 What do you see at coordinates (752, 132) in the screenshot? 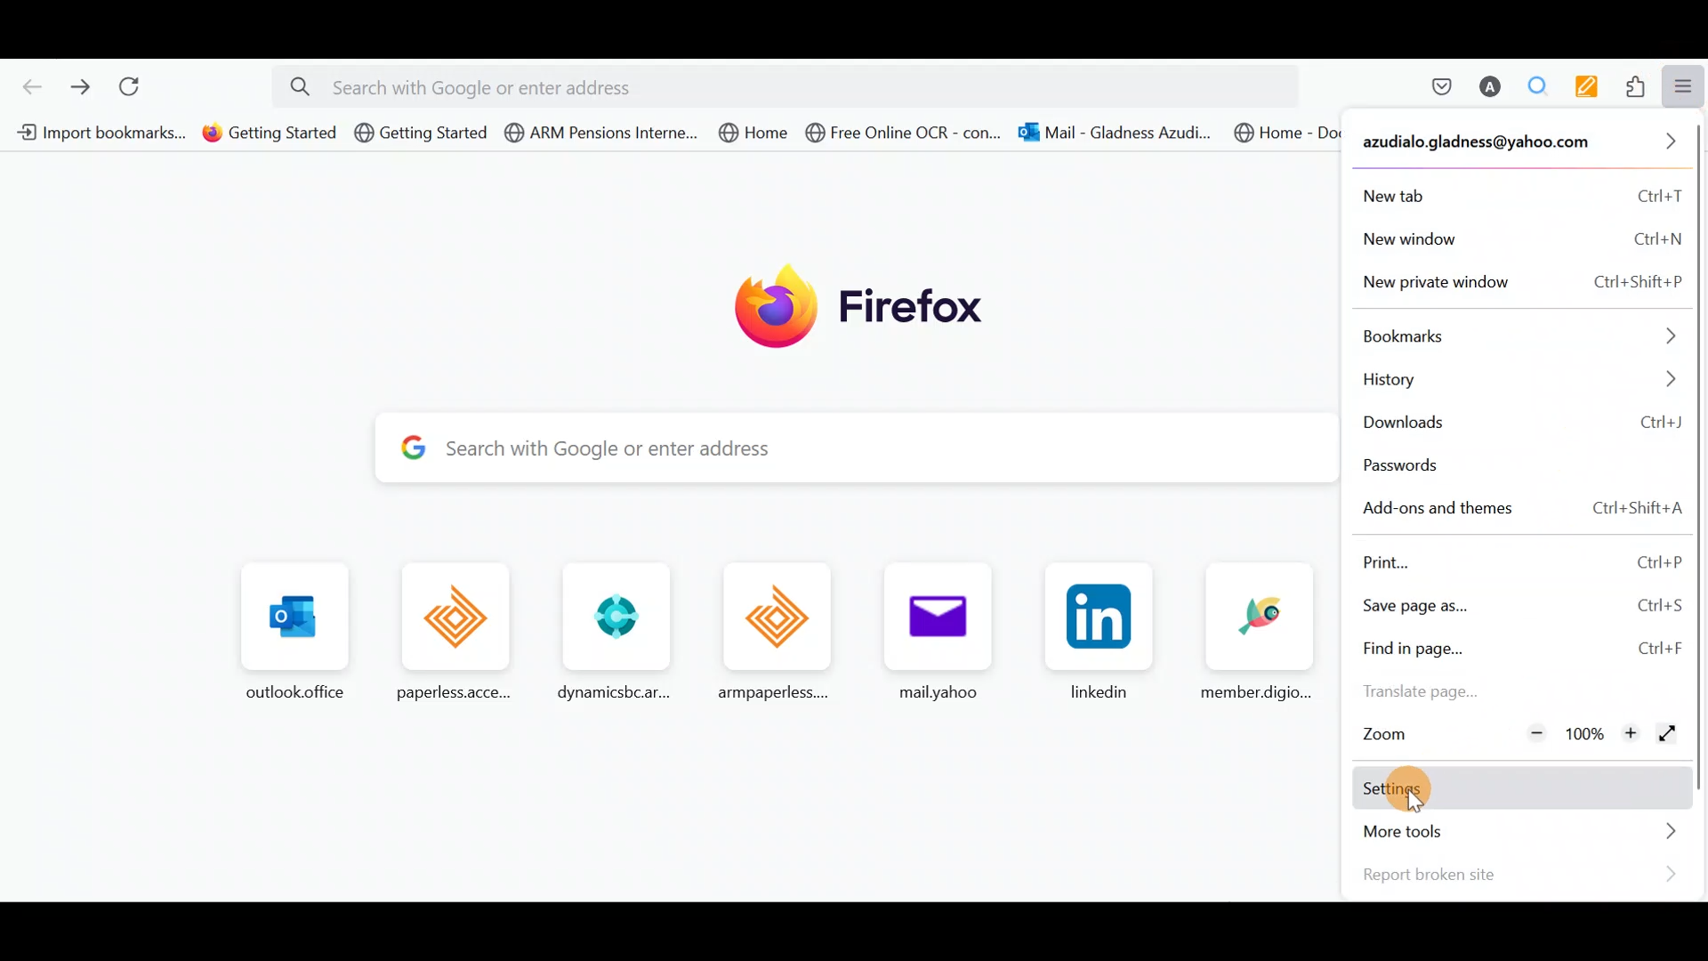
I see `@ Home` at bounding box center [752, 132].